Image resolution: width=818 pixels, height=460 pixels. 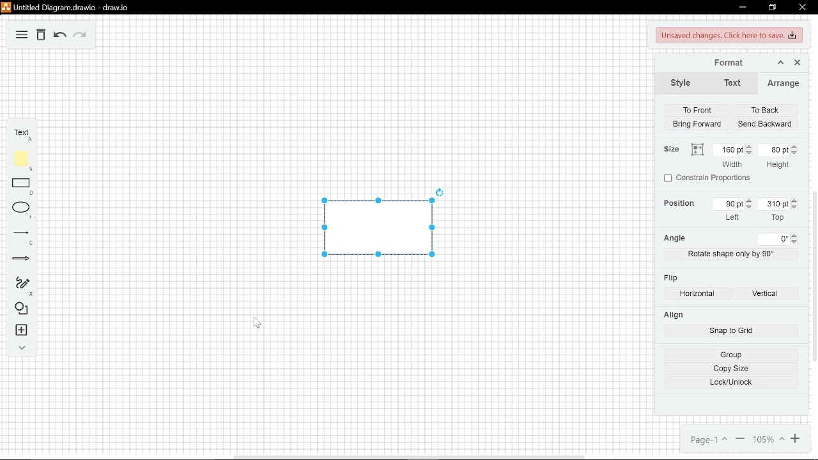 I want to click on snap to grid, so click(x=731, y=331).